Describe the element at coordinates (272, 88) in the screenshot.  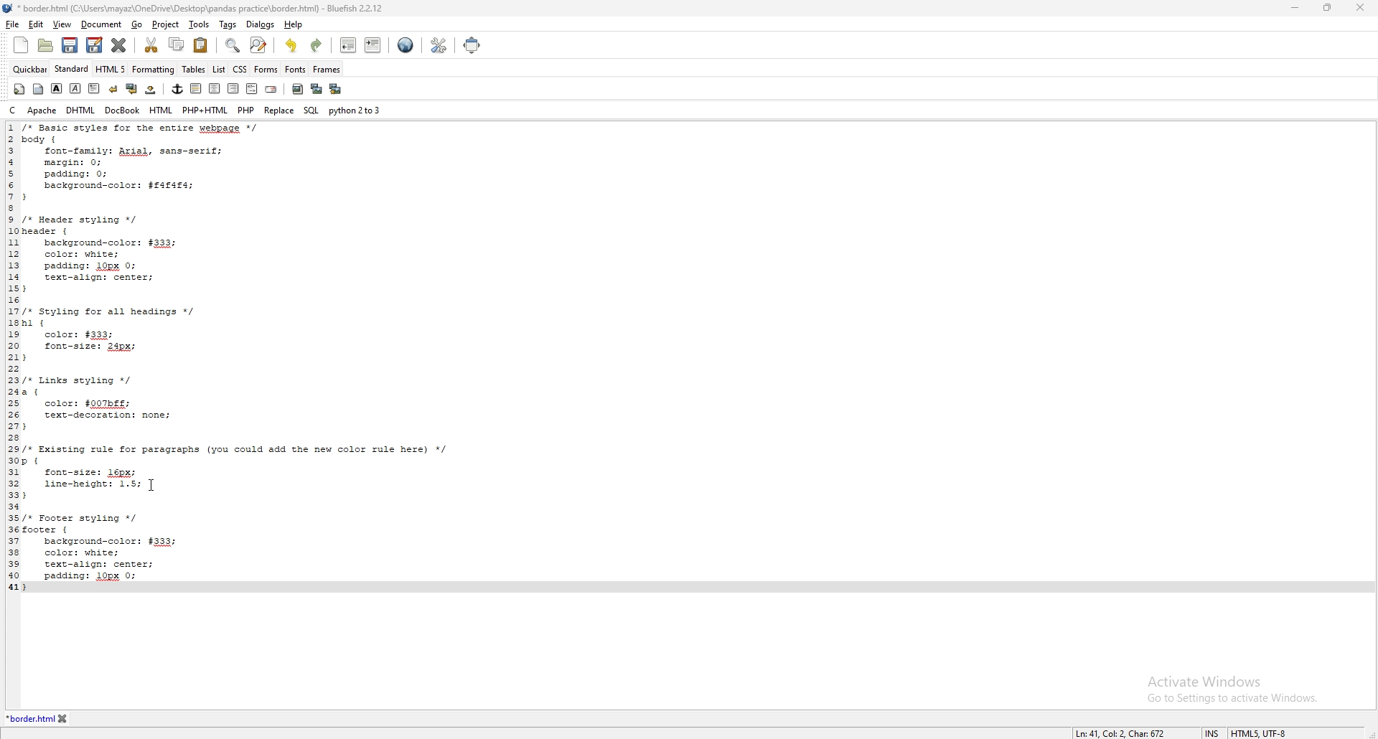
I see `email` at that location.